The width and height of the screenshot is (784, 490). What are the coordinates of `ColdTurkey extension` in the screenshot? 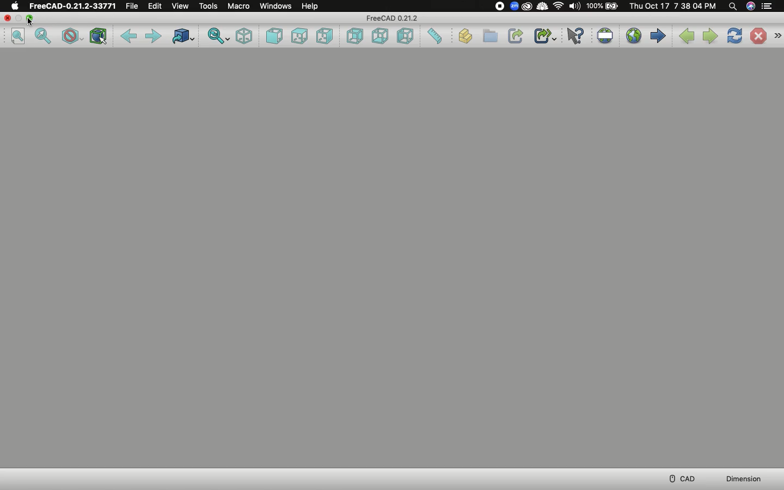 It's located at (543, 5).